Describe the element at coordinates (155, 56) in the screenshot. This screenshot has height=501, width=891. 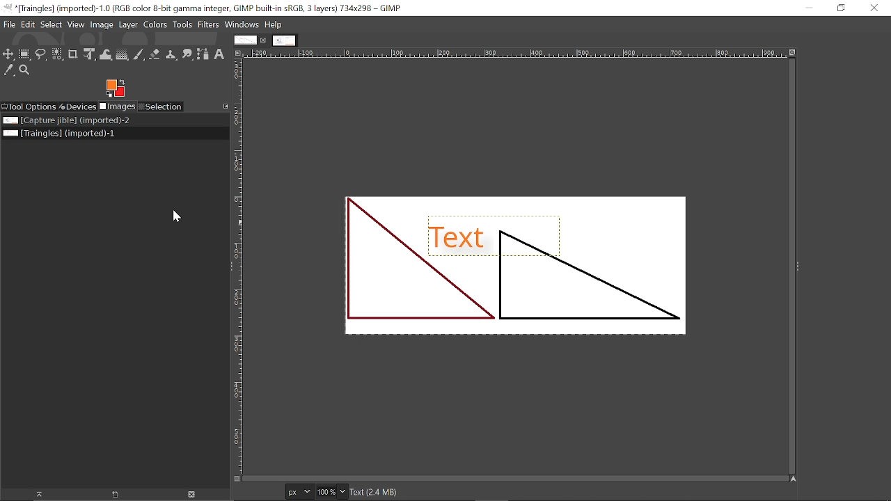
I see `eraser tool` at that location.